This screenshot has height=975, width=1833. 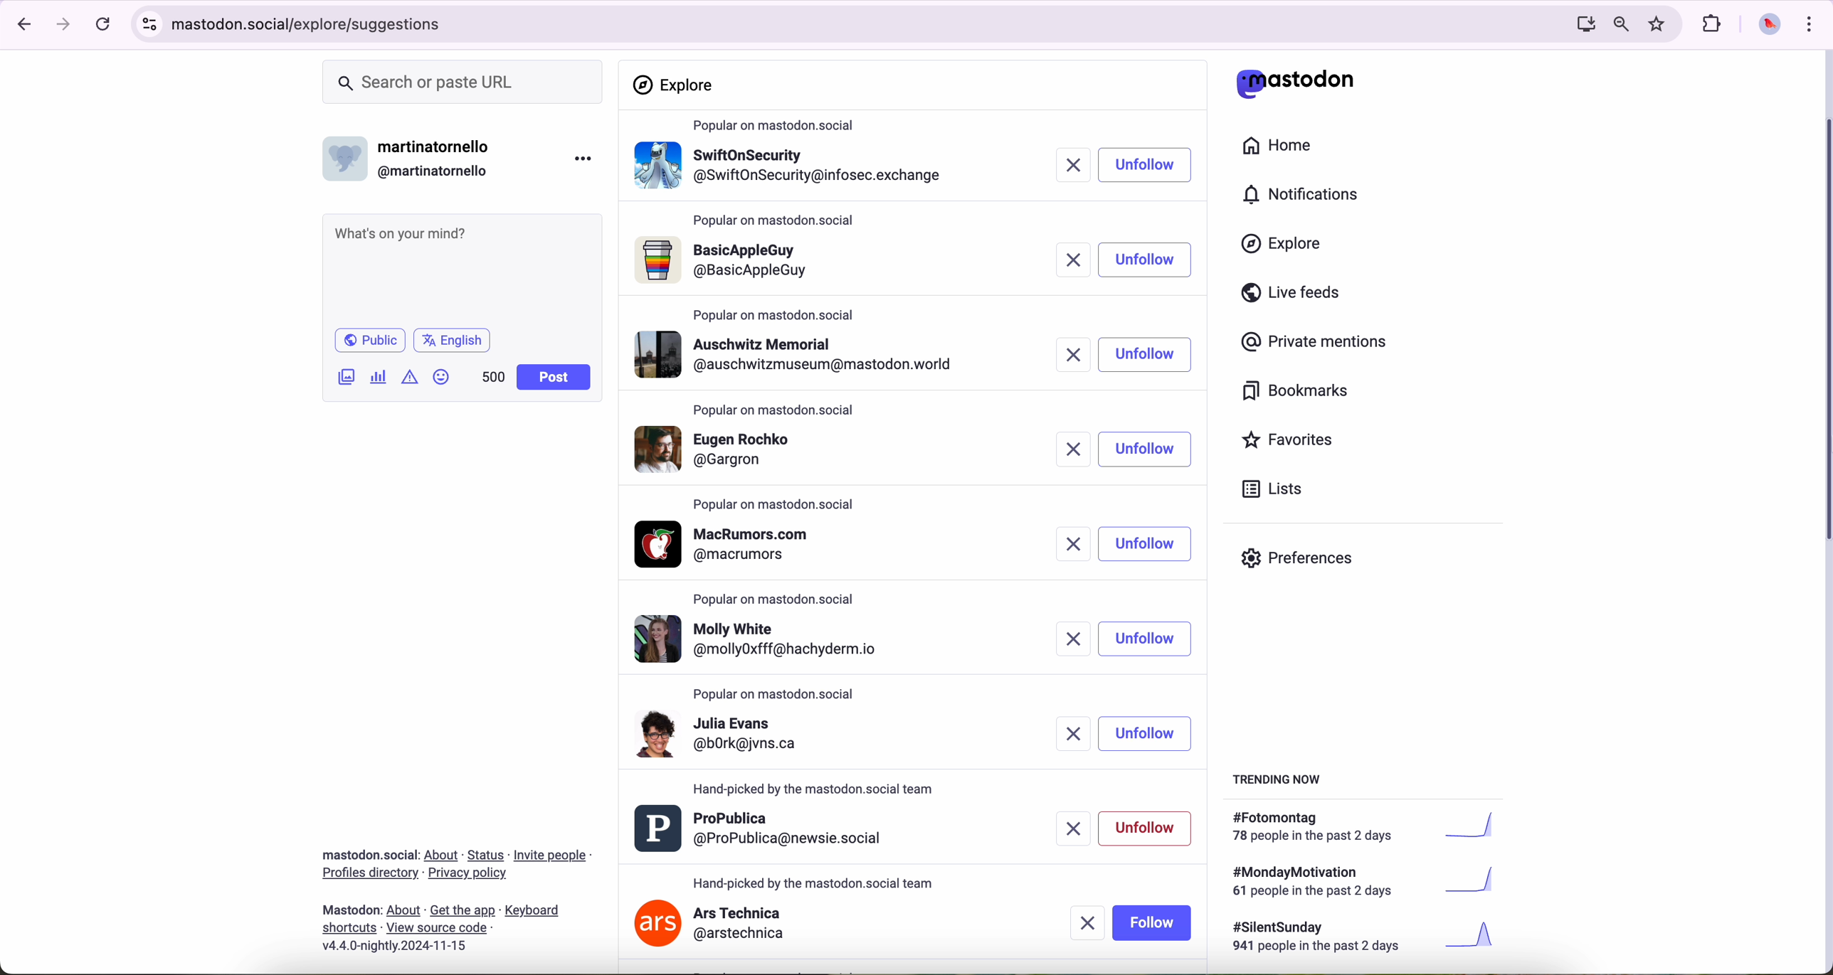 I want to click on remove, so click(x=1065, y=735).